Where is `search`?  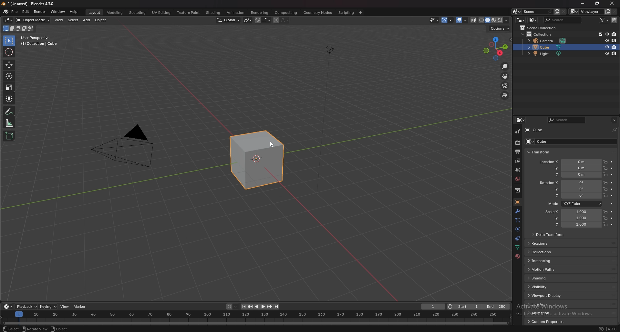
search is located at coordinates (563, 20).